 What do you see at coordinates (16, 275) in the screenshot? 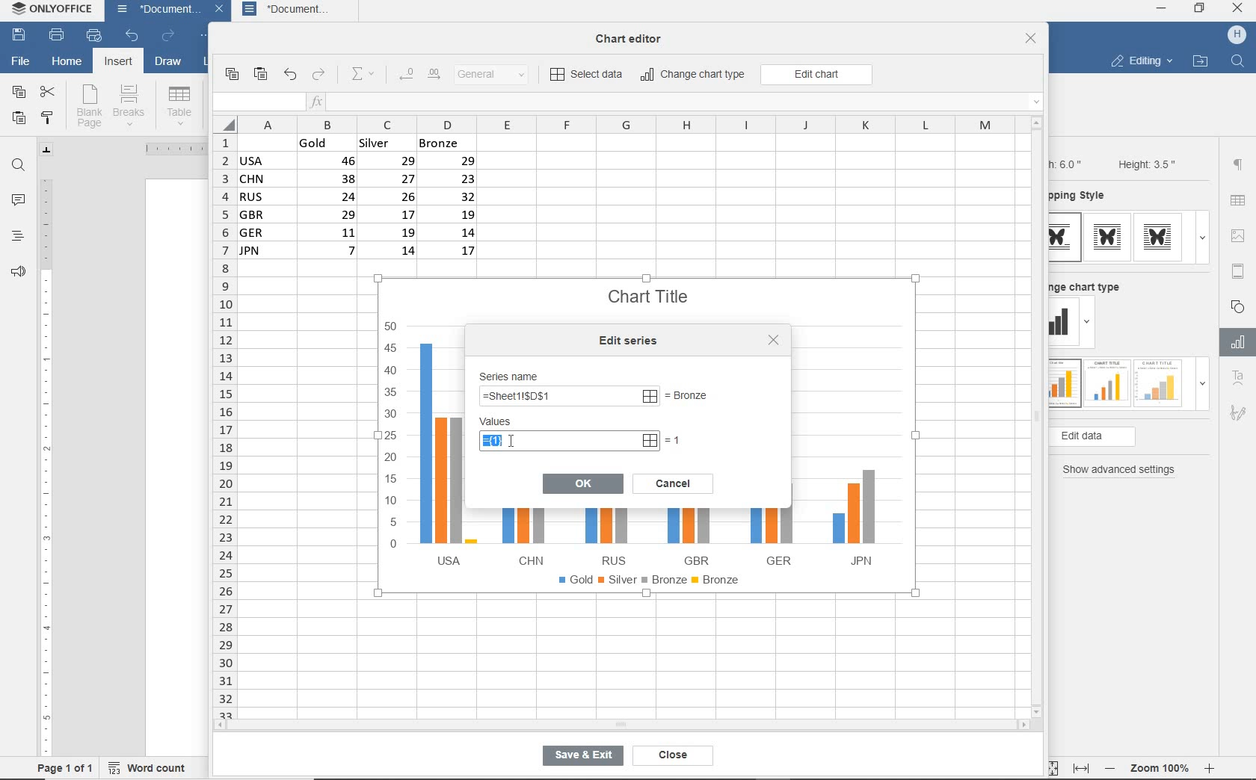
I see `feedback & support` at bounding box center [16, 275].